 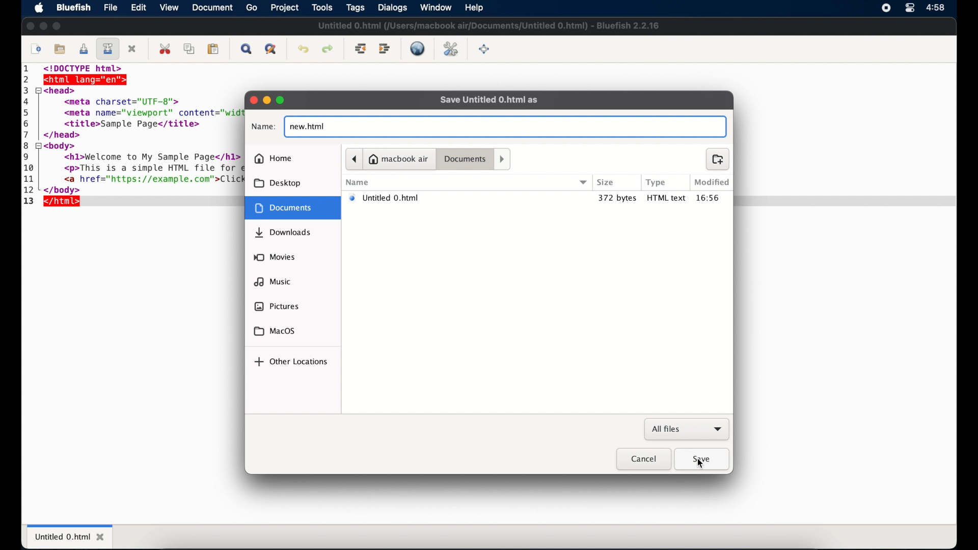 What do you see at coordinates (704, 463) in the screenshot?
I see `cursor` at bounding box center [704, 463].